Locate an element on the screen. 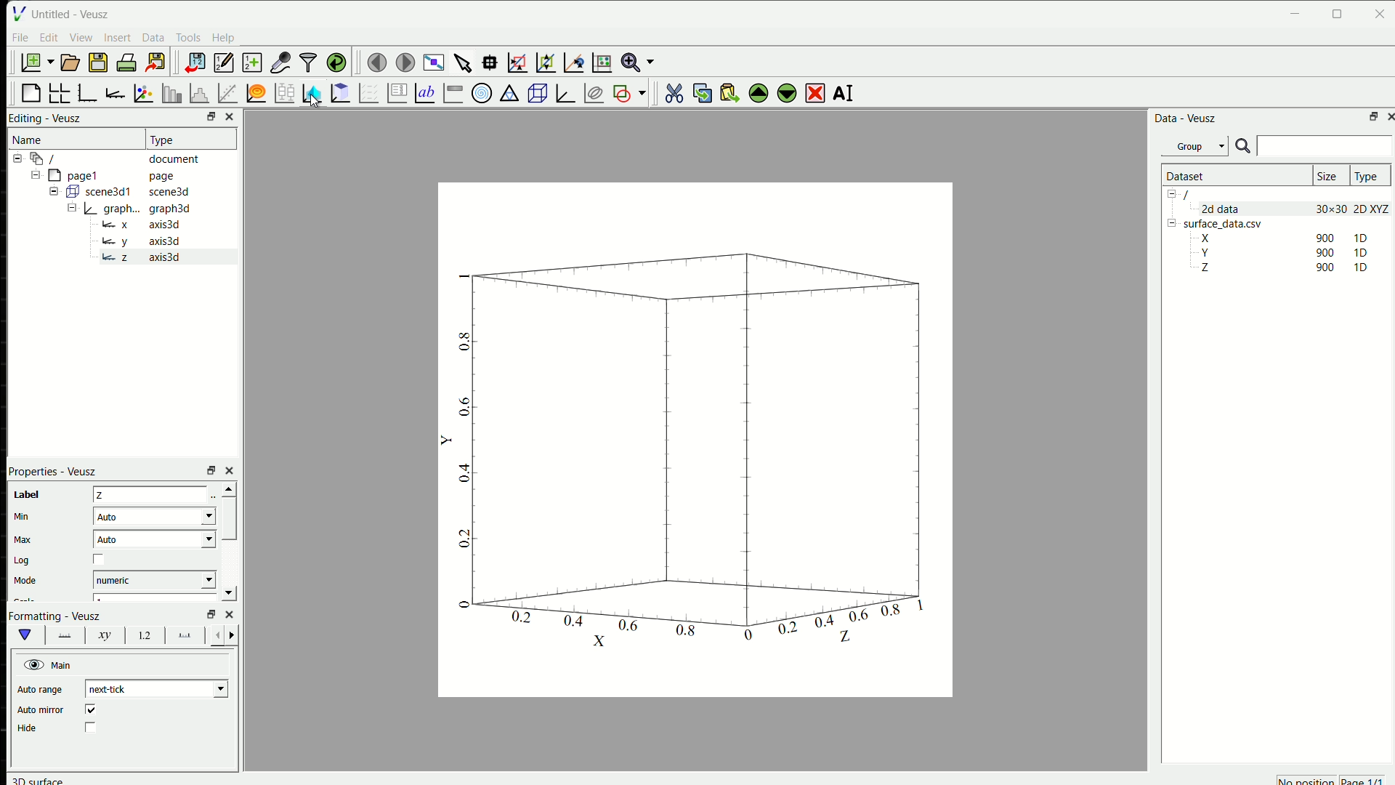 This screenshot has height=785, width=1395. / is located at coordinates (46, 158).